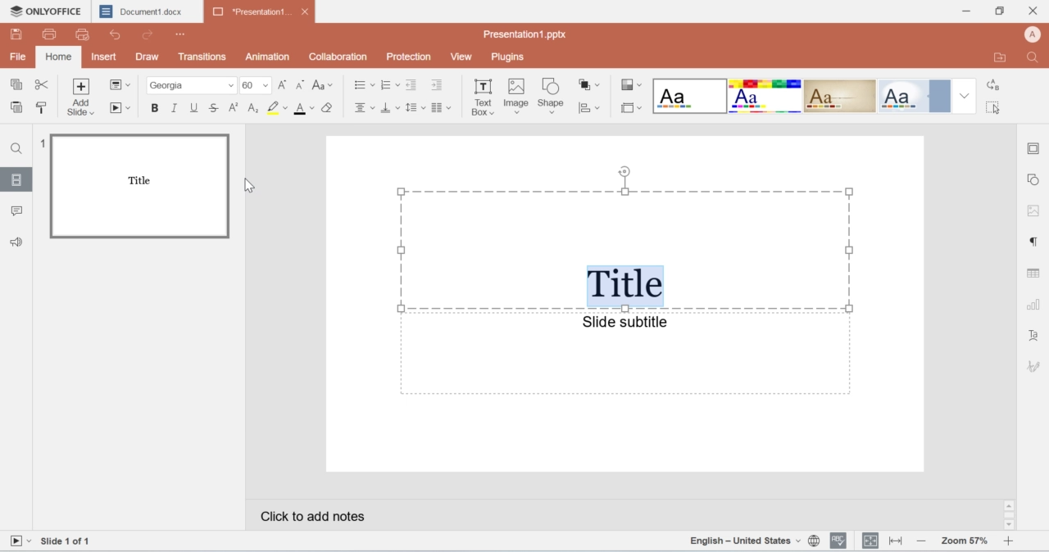 This screenshot has width=1049, height=552. Describe the element at coordinates (44, 11) in the screenshot. I see `logo` at that location.